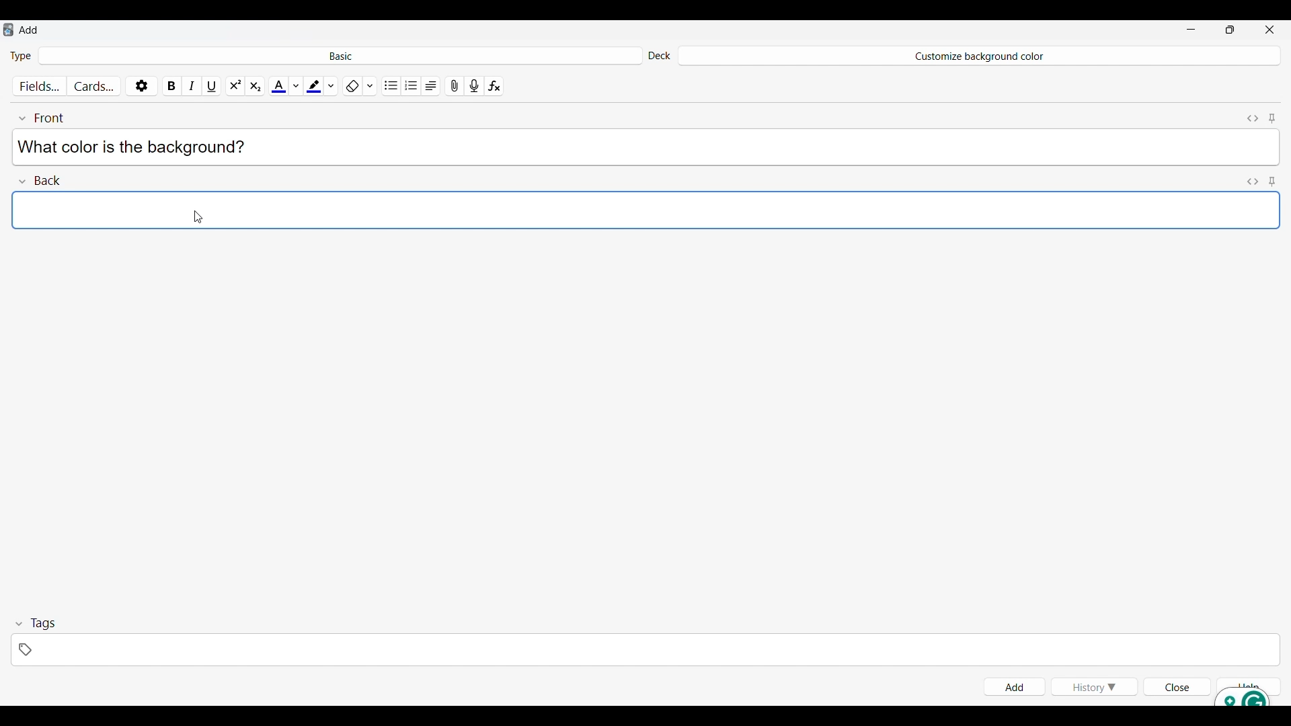 Image resolution: width=1291 pixels, height=726 pixels. What do you see at coordinates (1269, 29) in the screenshot?
I see `Close interface` at bounding box center [1269, 29].